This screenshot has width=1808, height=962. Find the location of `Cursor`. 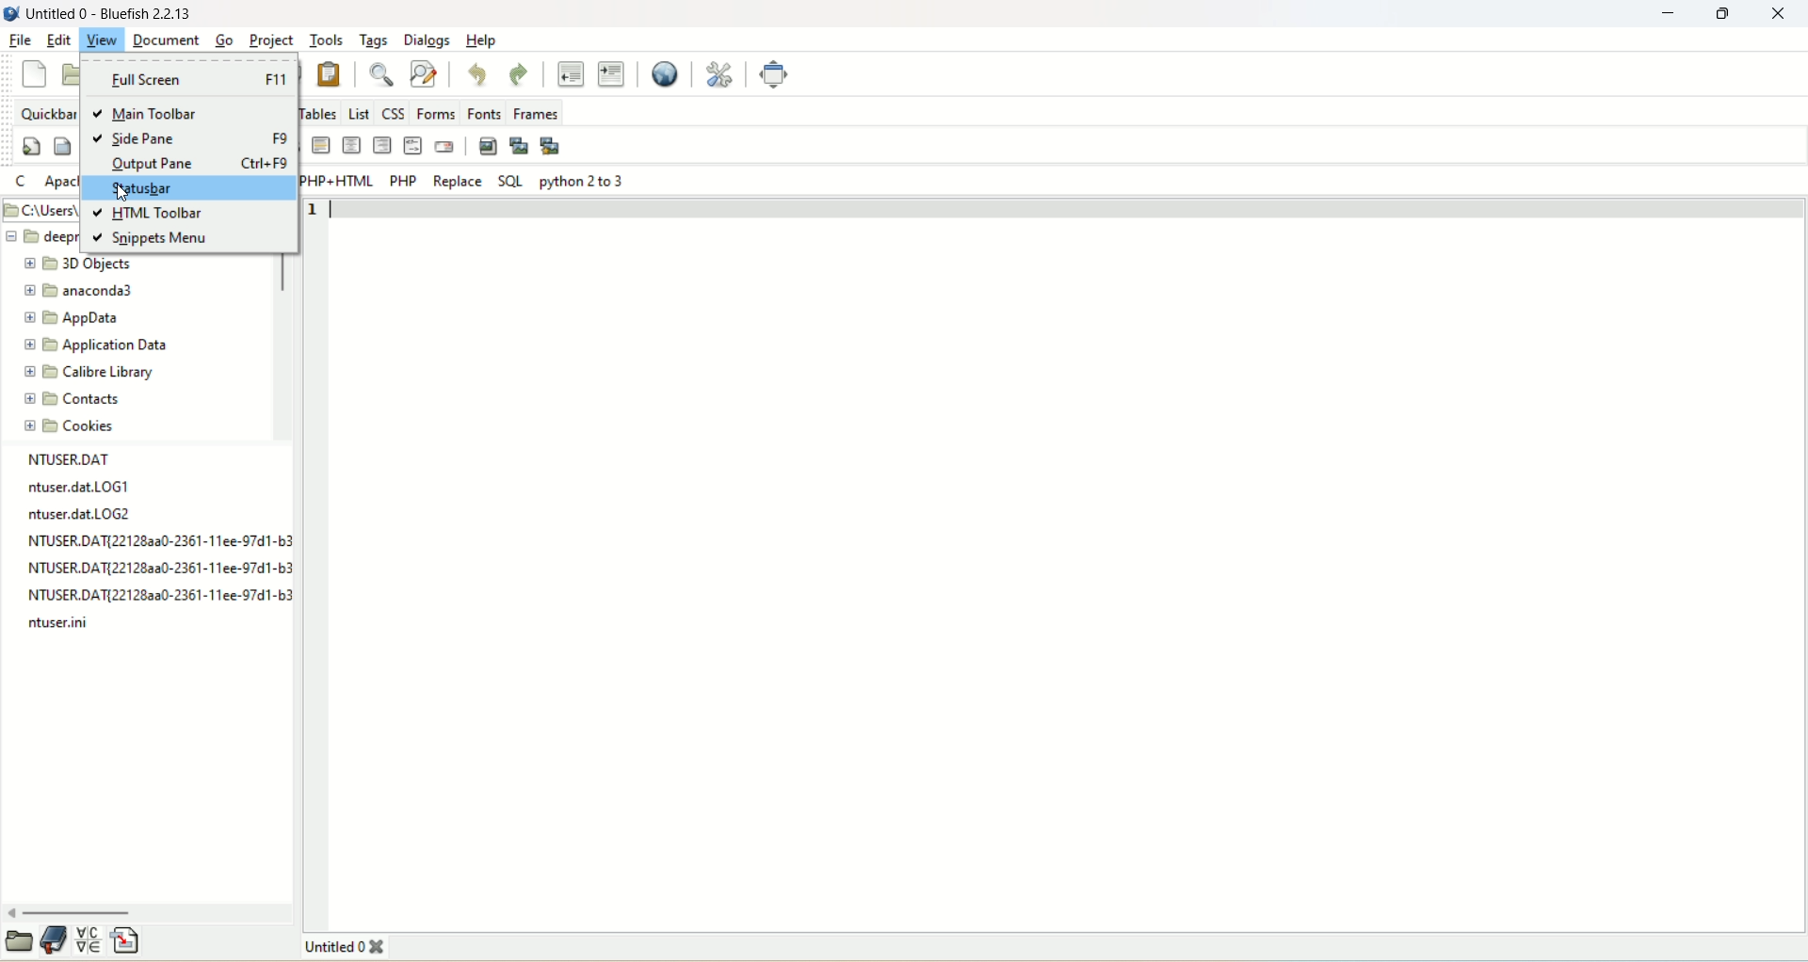

Cursor is located at coordinates (123, 193).